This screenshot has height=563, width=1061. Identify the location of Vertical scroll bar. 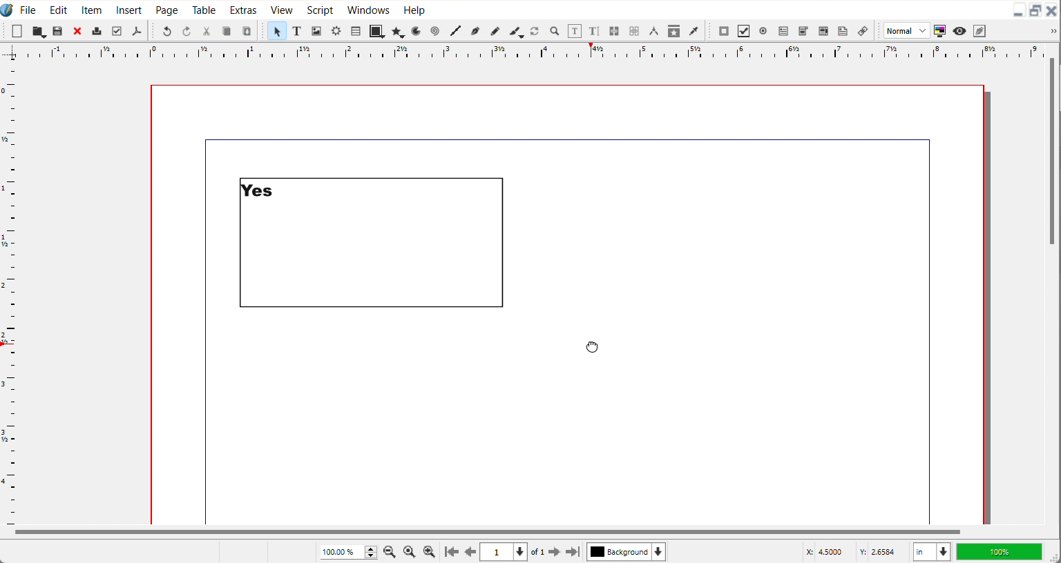
(1052, 152).